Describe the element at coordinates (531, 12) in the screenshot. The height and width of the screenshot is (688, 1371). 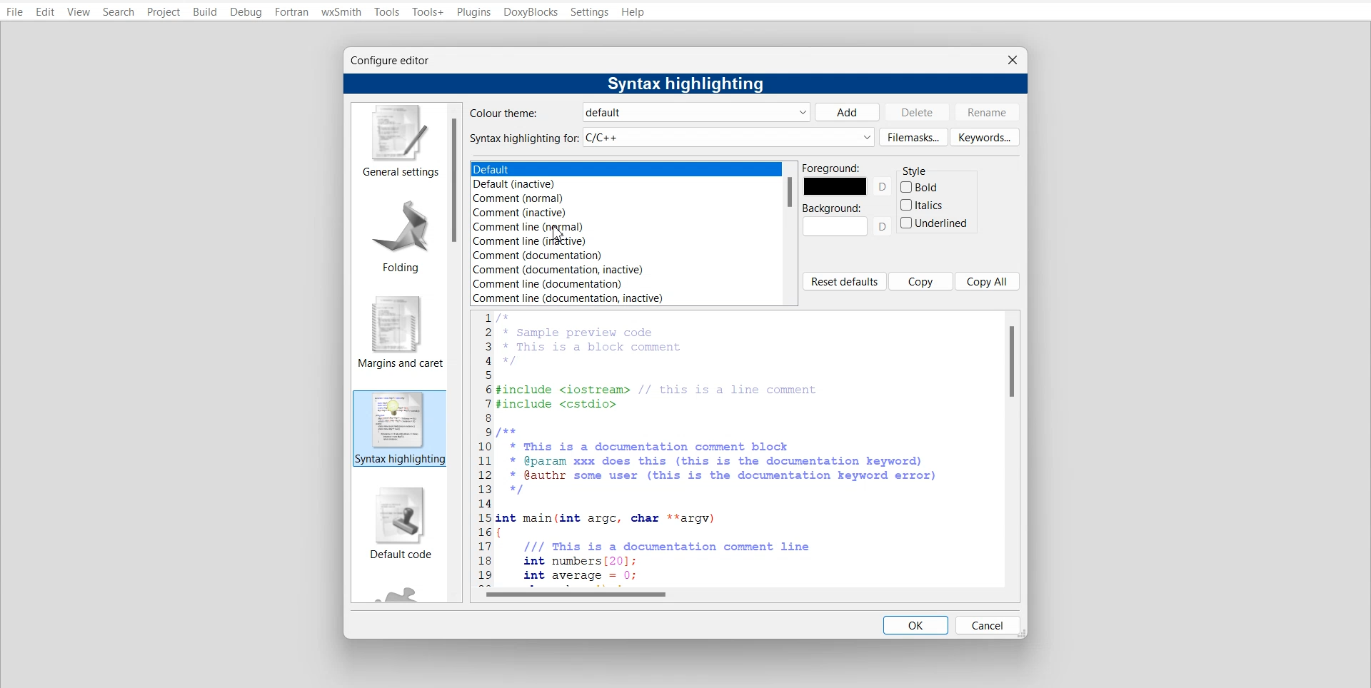
I see `DoxyBlocks` at that location.